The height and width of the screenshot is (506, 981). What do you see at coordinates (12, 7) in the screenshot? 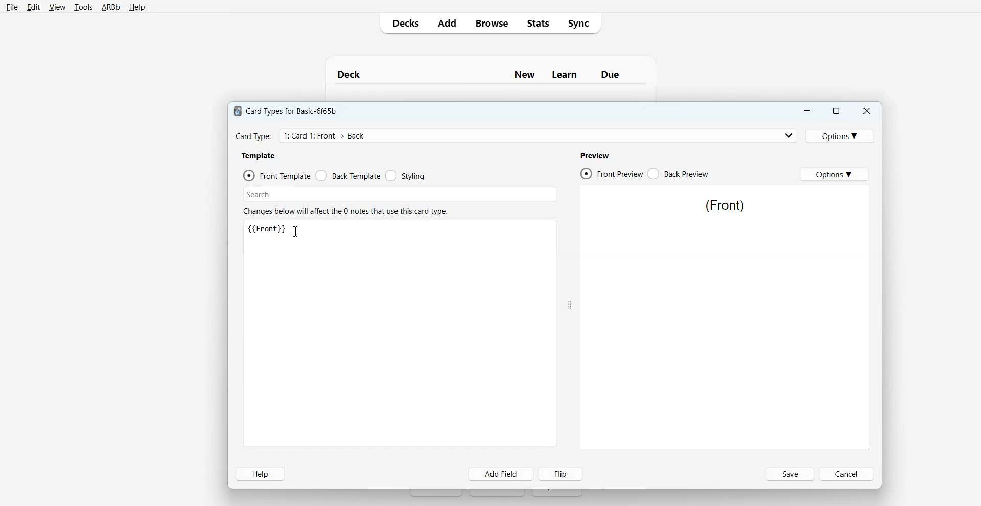
I see `File` at bounding box center [12, 7].